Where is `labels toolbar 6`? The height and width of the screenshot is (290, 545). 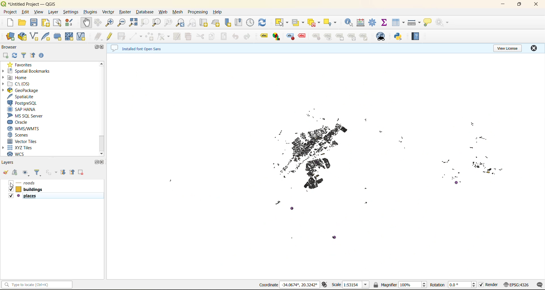
labels toolbar 6 is located at coordinates (328, 37).